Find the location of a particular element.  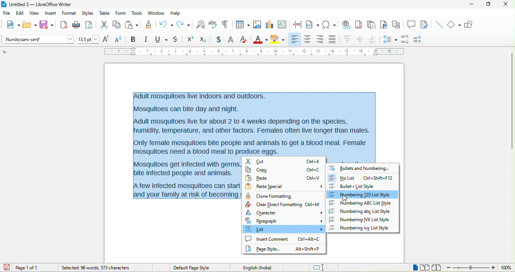

table is located at coordinates (105, 14).